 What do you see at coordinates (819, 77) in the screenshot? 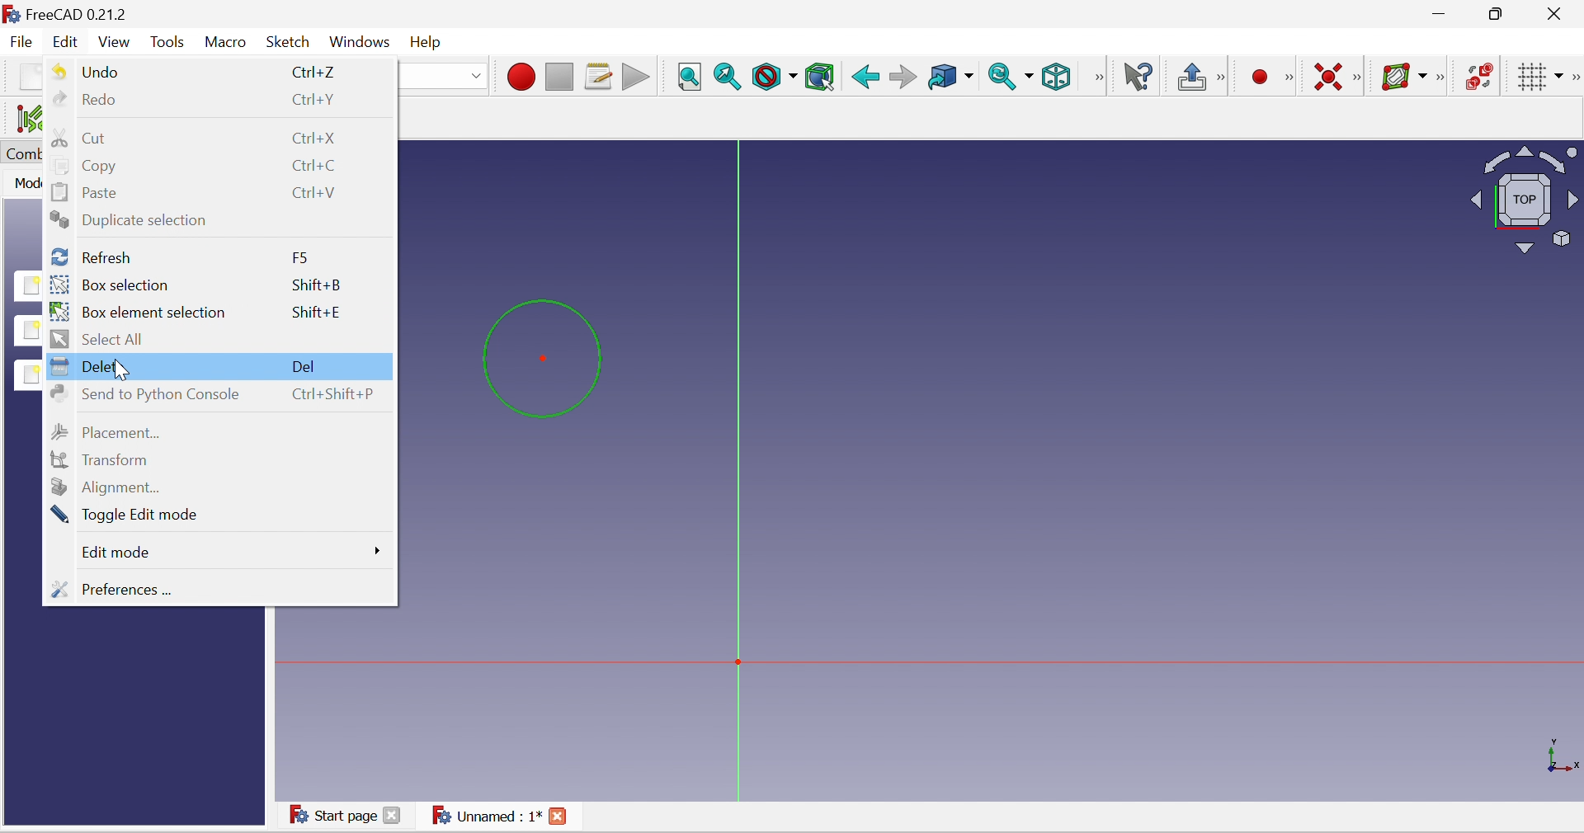
I see `Bounding box` at bounding box center [819, 77].